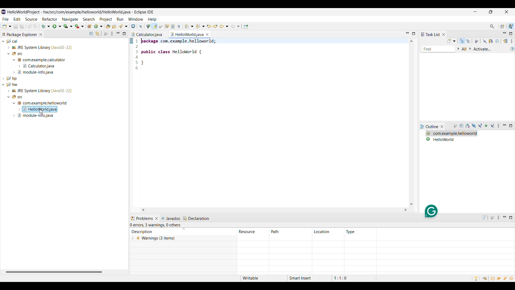 The height and width of the screenshot is (290, 515). Describe the element at coordinates (166, 34) in the screenshot. I see `Close tab 1` at that location.